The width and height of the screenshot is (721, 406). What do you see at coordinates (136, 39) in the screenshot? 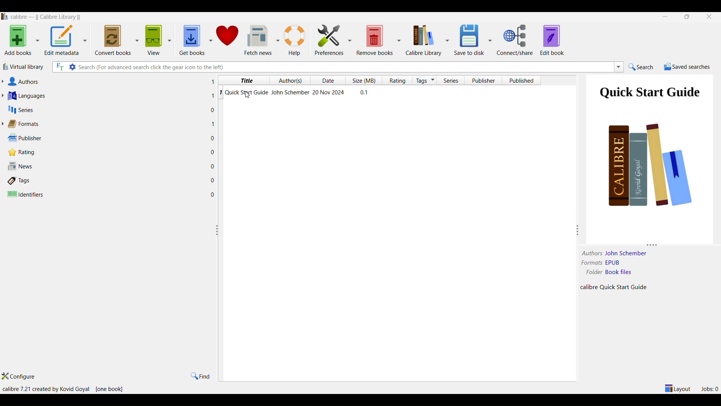
I see `convert books options dropdown button` at bounding box center [136, 39].